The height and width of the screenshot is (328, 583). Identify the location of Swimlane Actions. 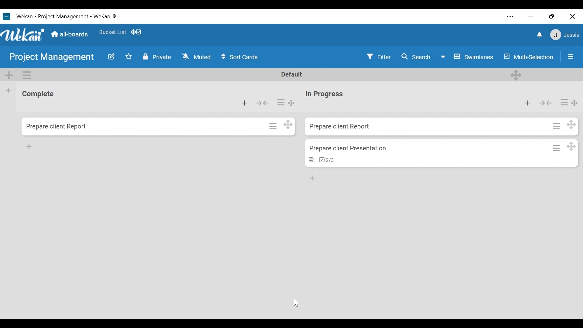
(28, 75).